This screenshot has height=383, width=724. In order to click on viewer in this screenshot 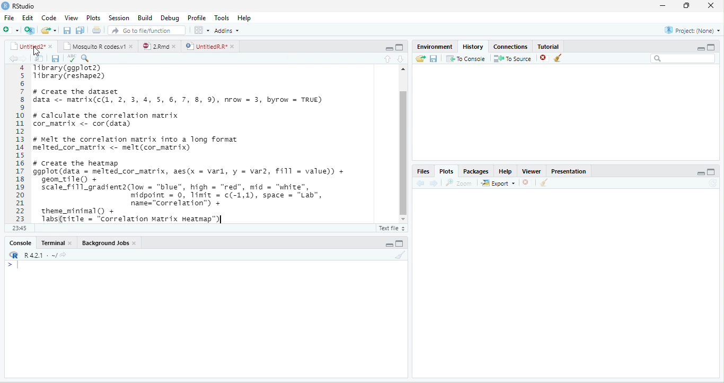, I will do `click(531, 170)`.